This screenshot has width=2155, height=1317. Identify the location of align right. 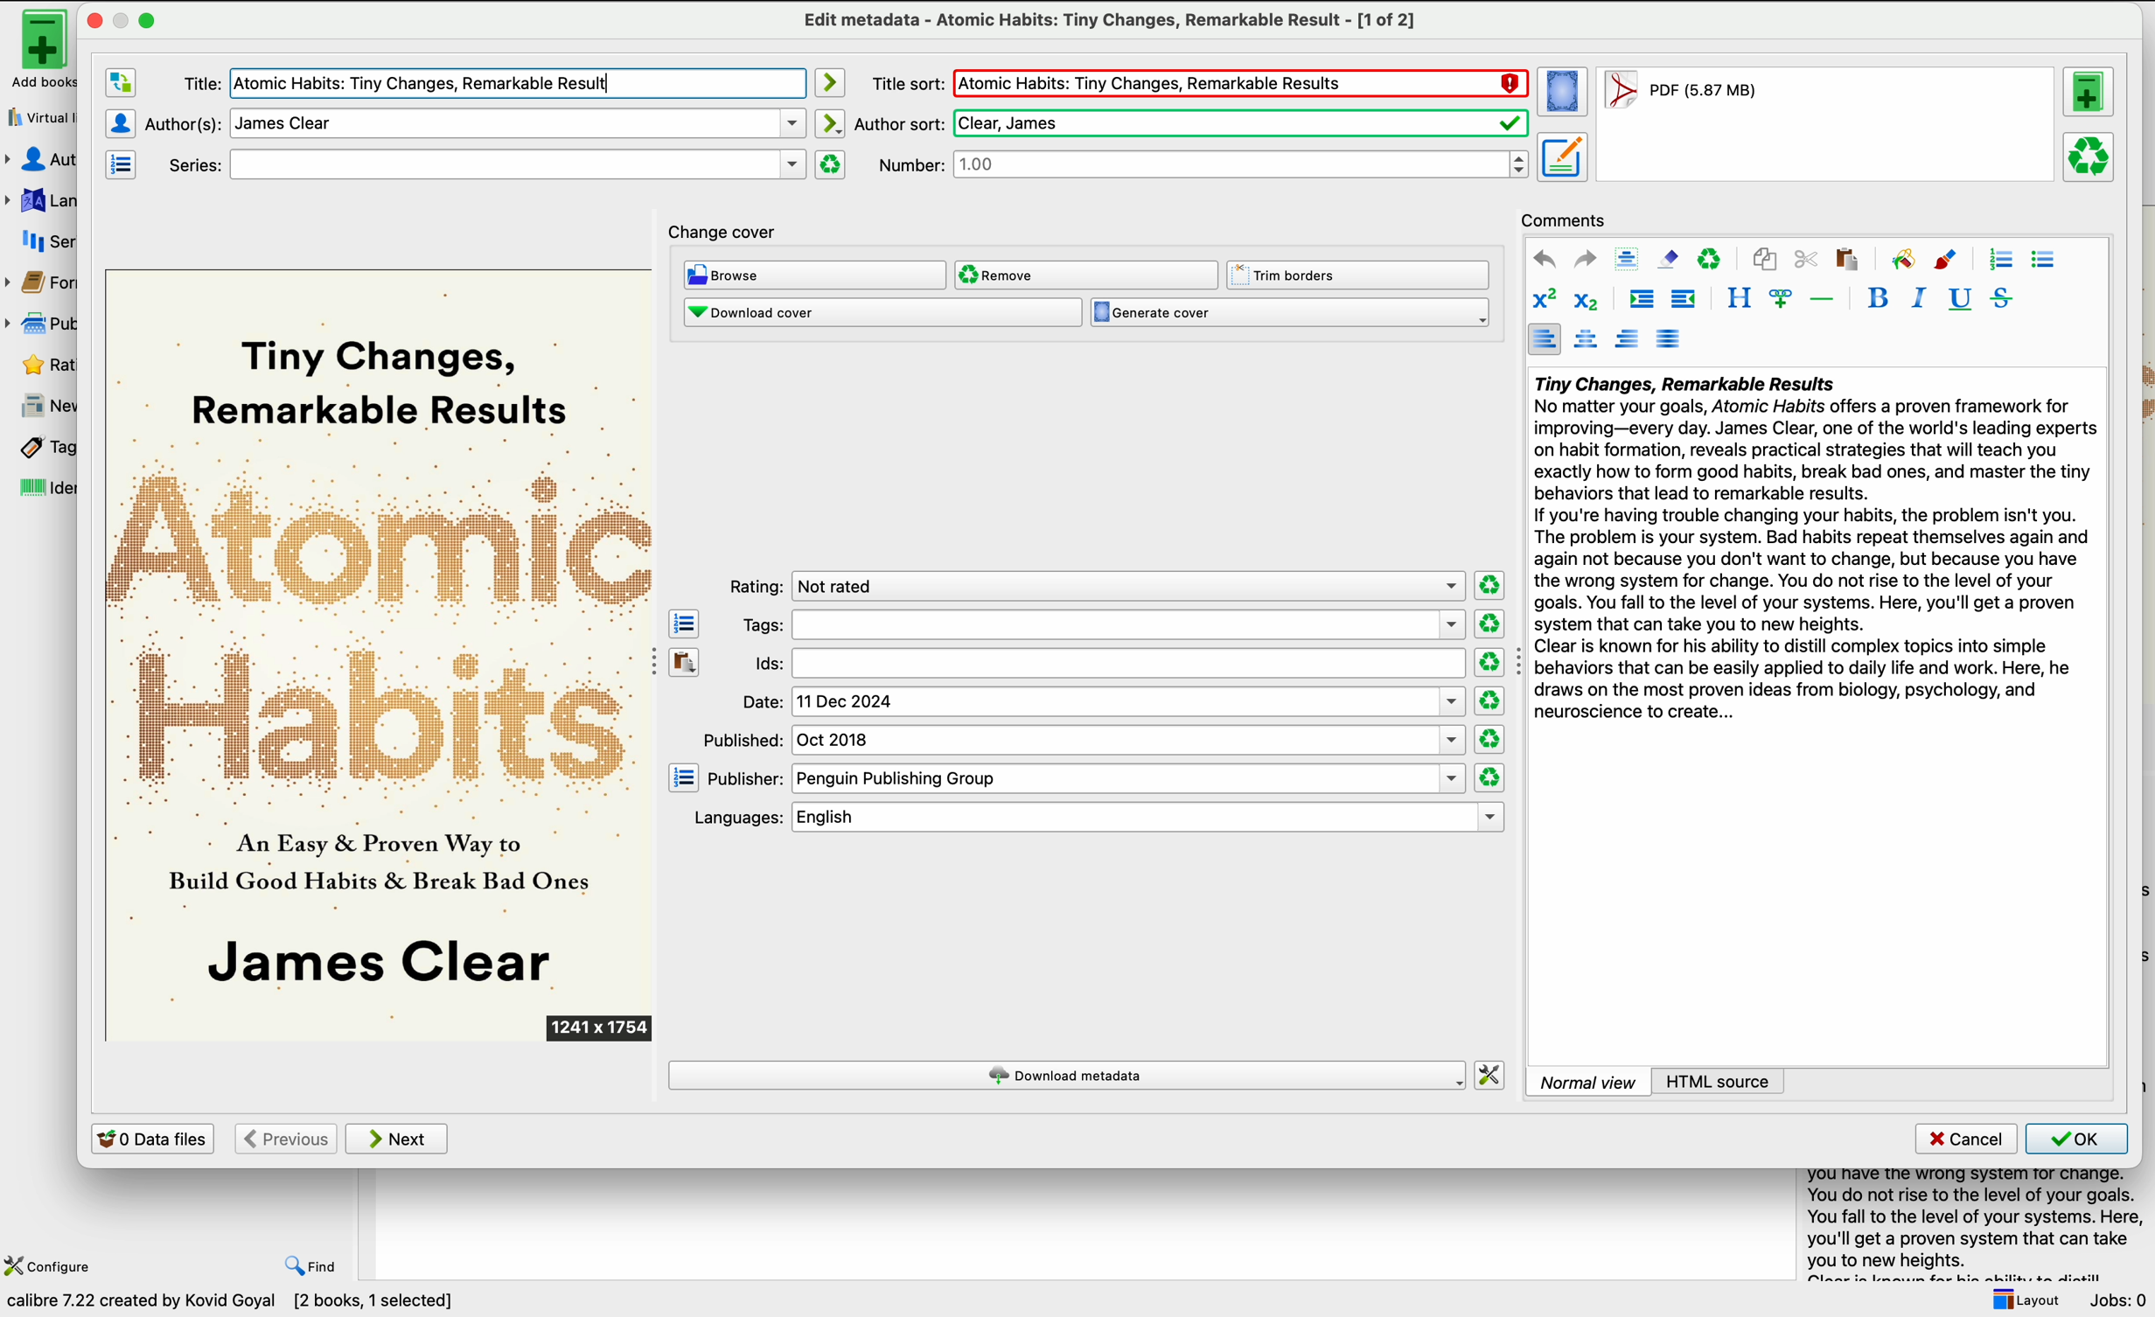
(1628, 338).